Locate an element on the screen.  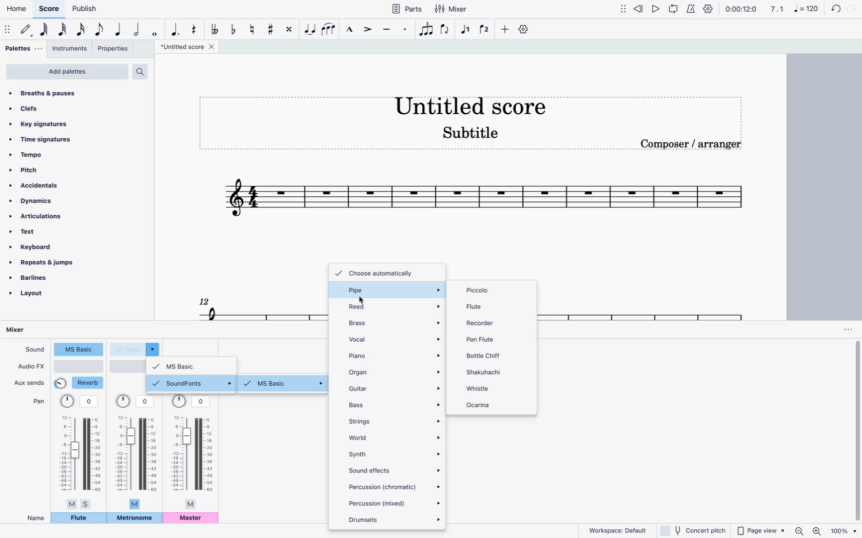
pan is located at coordinates (193, 452).